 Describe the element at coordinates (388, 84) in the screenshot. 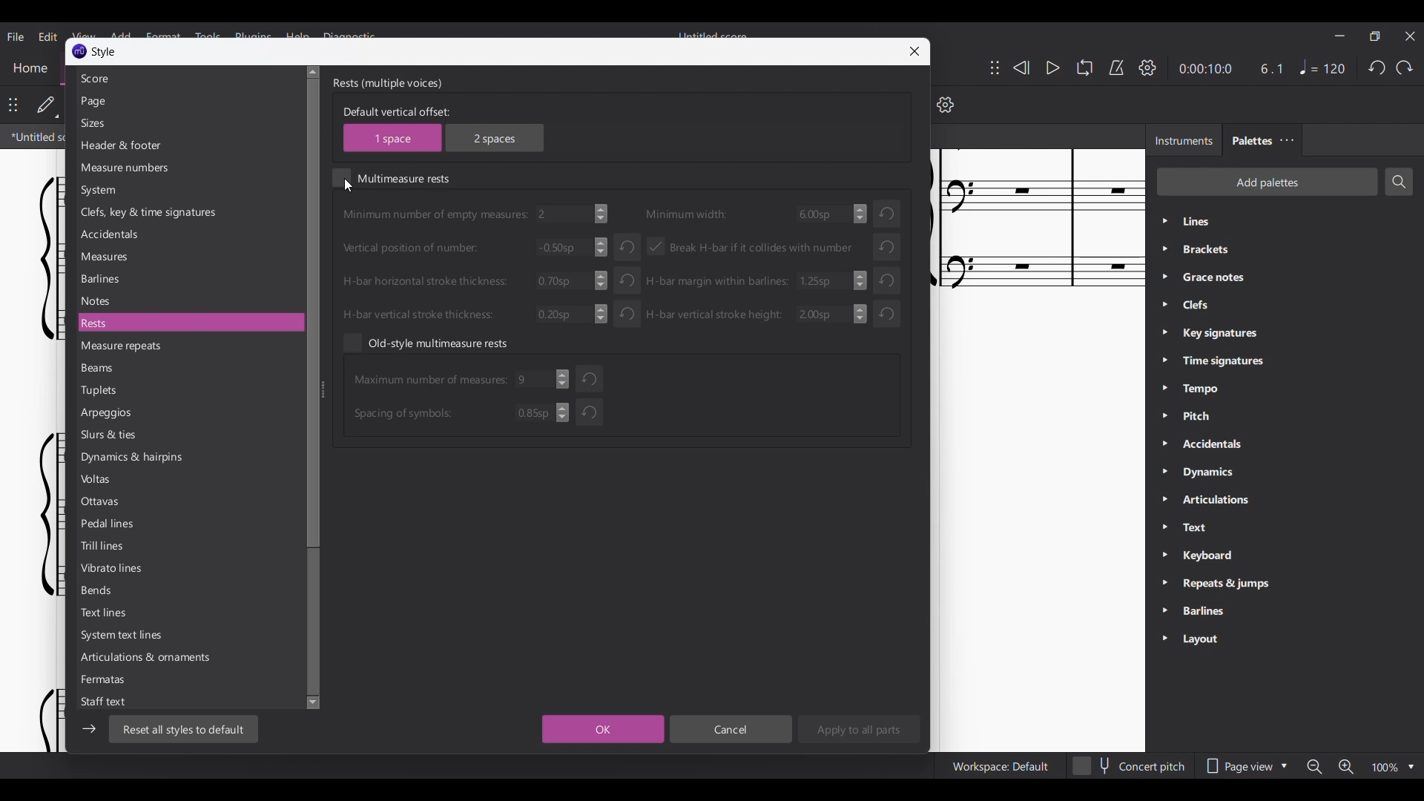

I see `Section title` at that location.